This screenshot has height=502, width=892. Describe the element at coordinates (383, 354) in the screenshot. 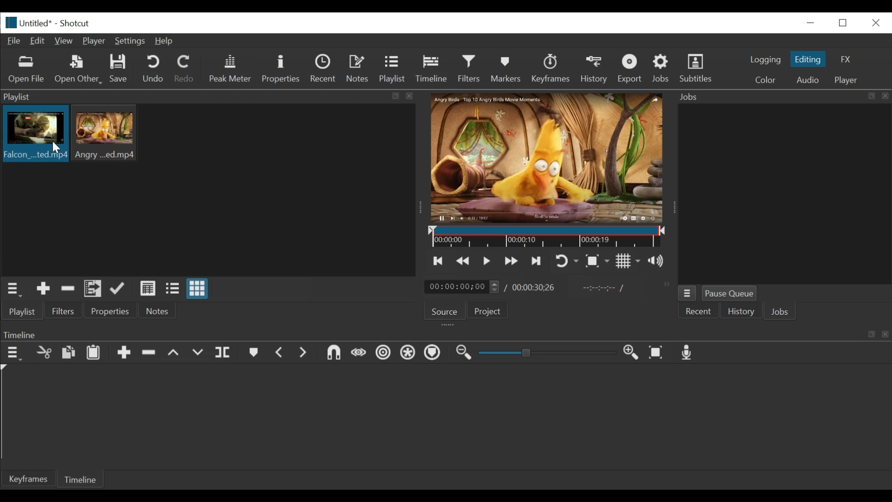

I see `Ripple ` at that location.